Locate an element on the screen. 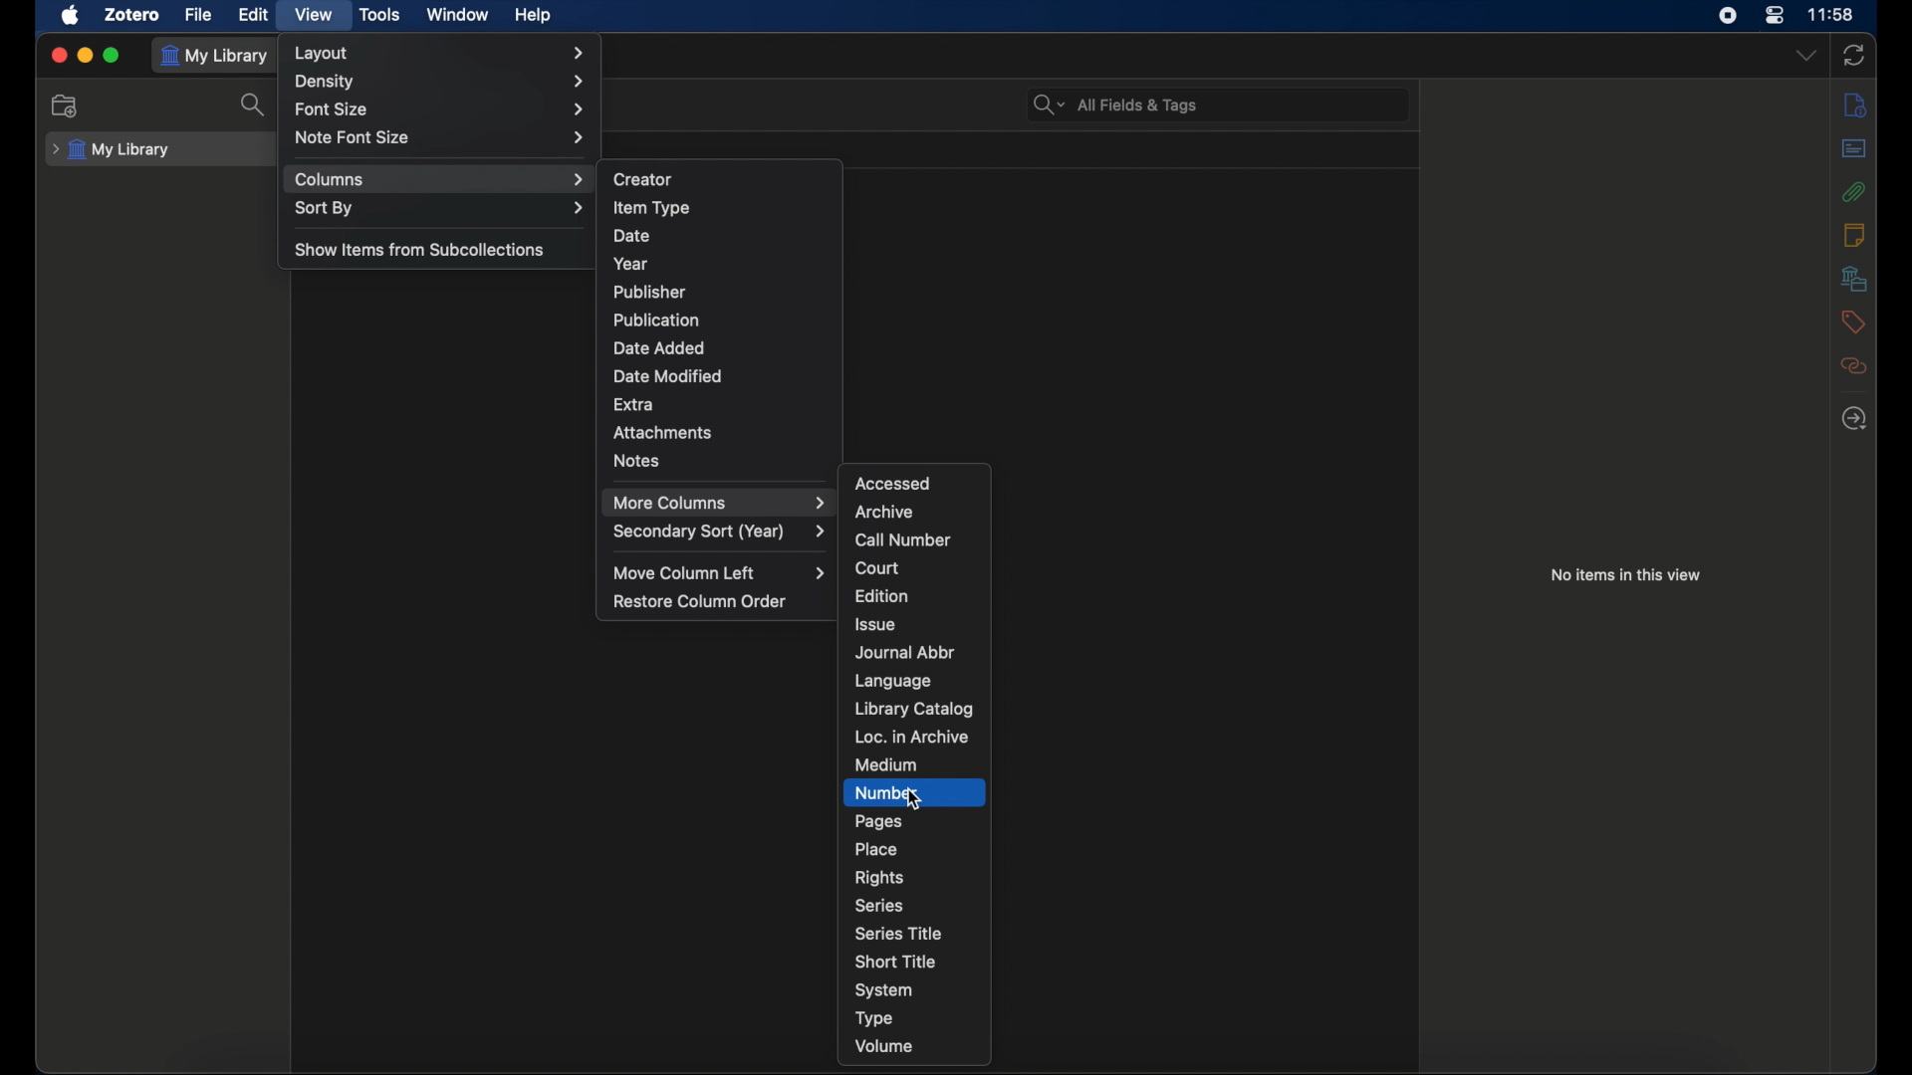 Image resolution: width=1912 pixels, height=1075 pixels. extra is located at coordinates (635, 404).